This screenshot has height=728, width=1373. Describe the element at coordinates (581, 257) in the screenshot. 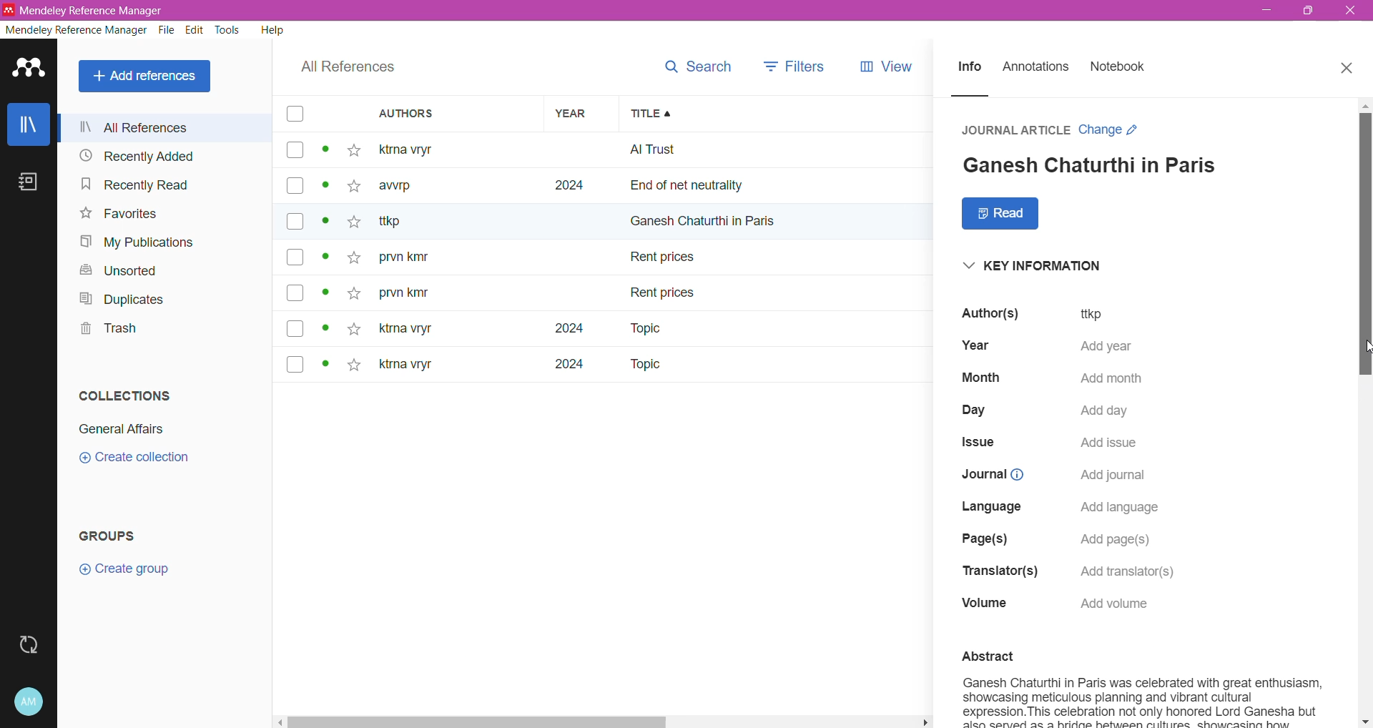

I see `Year of the references` at that location.